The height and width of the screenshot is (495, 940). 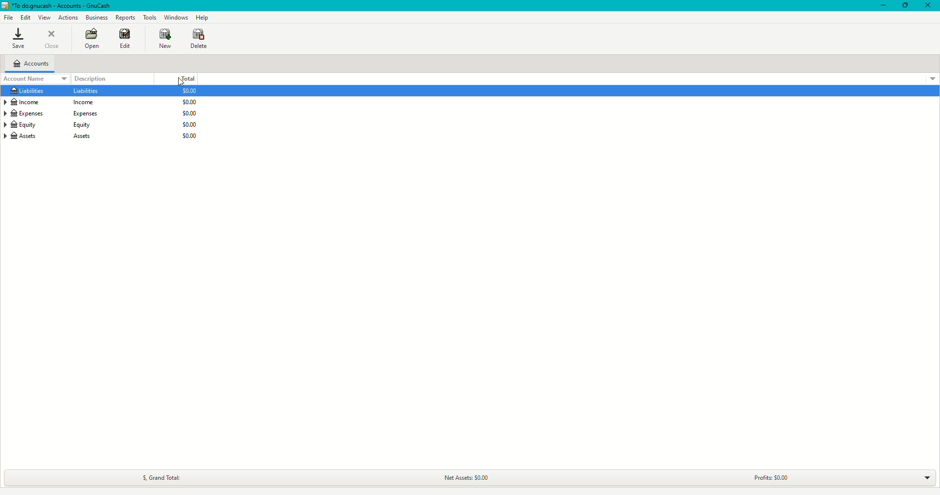 I want to click on Minimize, so click(x=880, y=5).